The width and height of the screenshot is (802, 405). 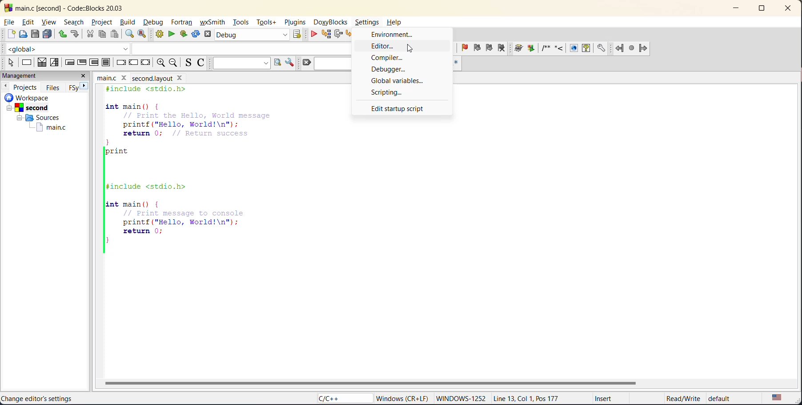 I want to click on edit startup script, so click(x=397, y=108).